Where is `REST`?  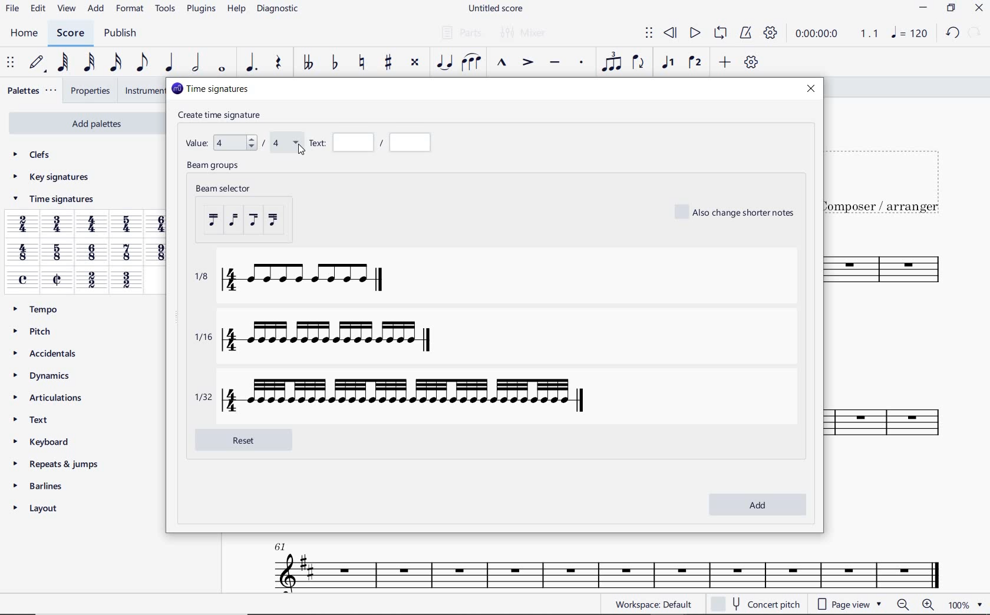 REST is located at coordinates (279, 63).